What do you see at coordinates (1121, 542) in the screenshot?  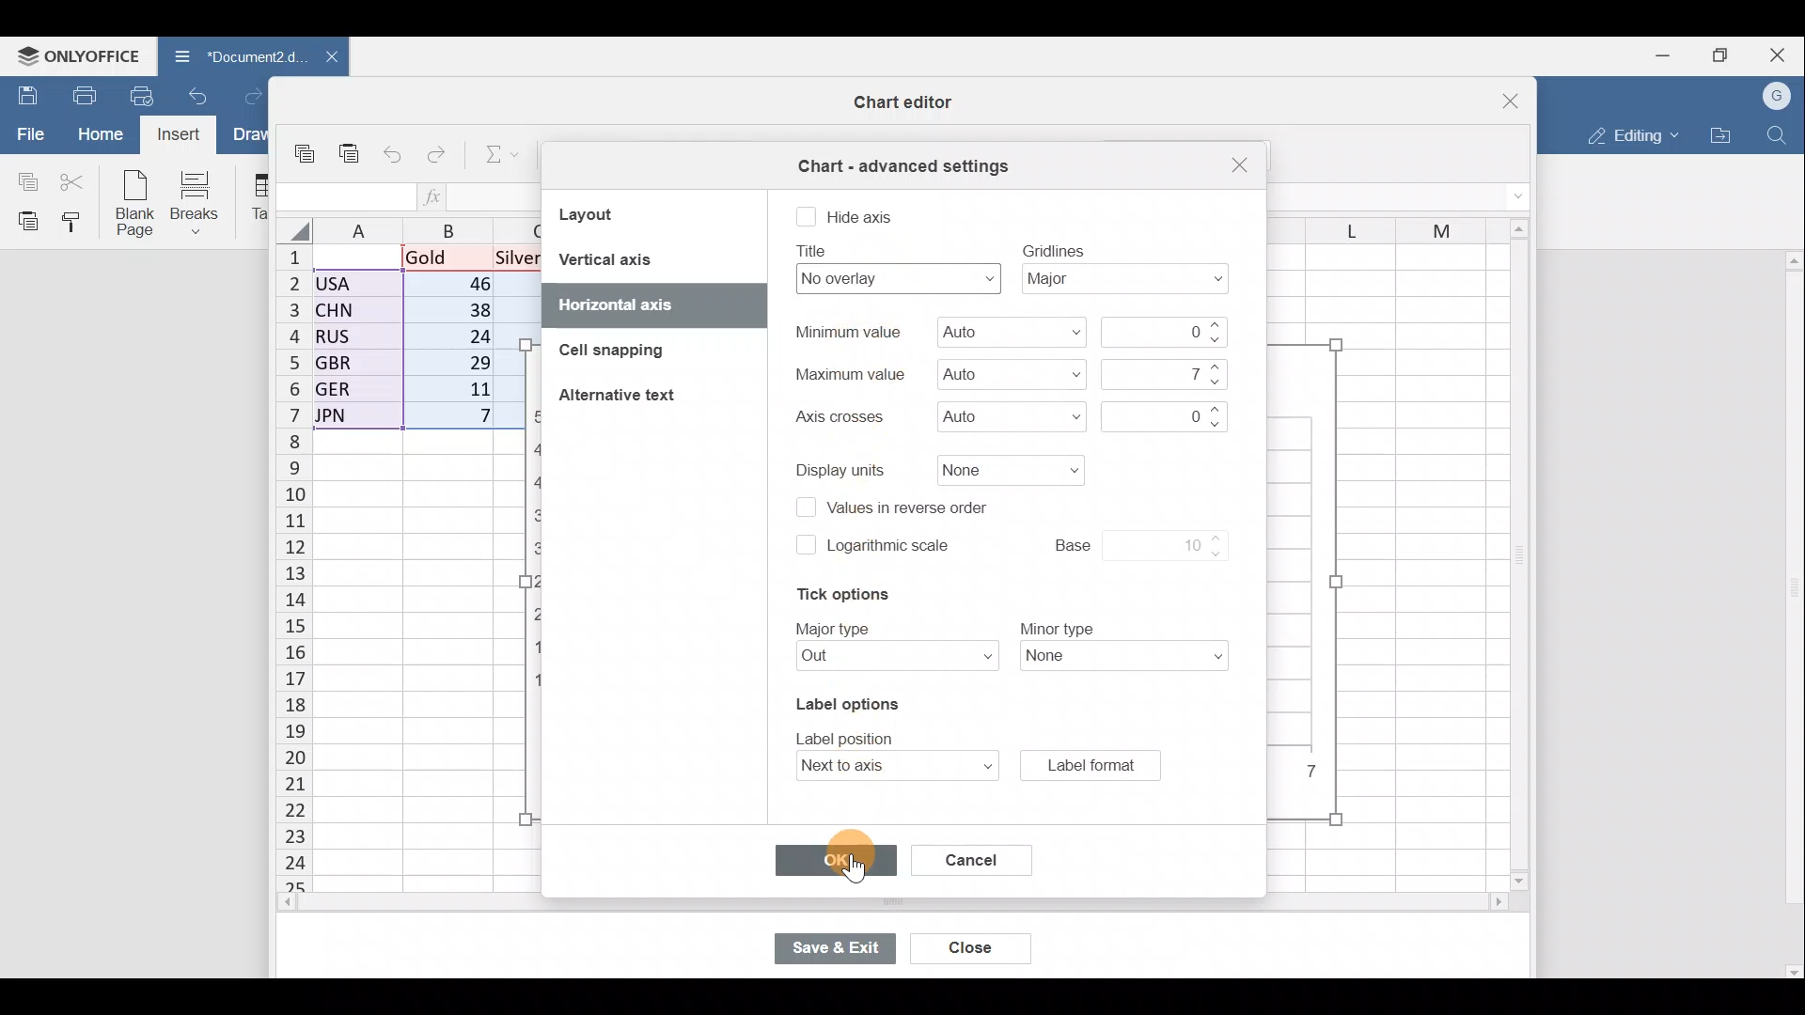 I see `Base` at bounding box center [1121, 542].